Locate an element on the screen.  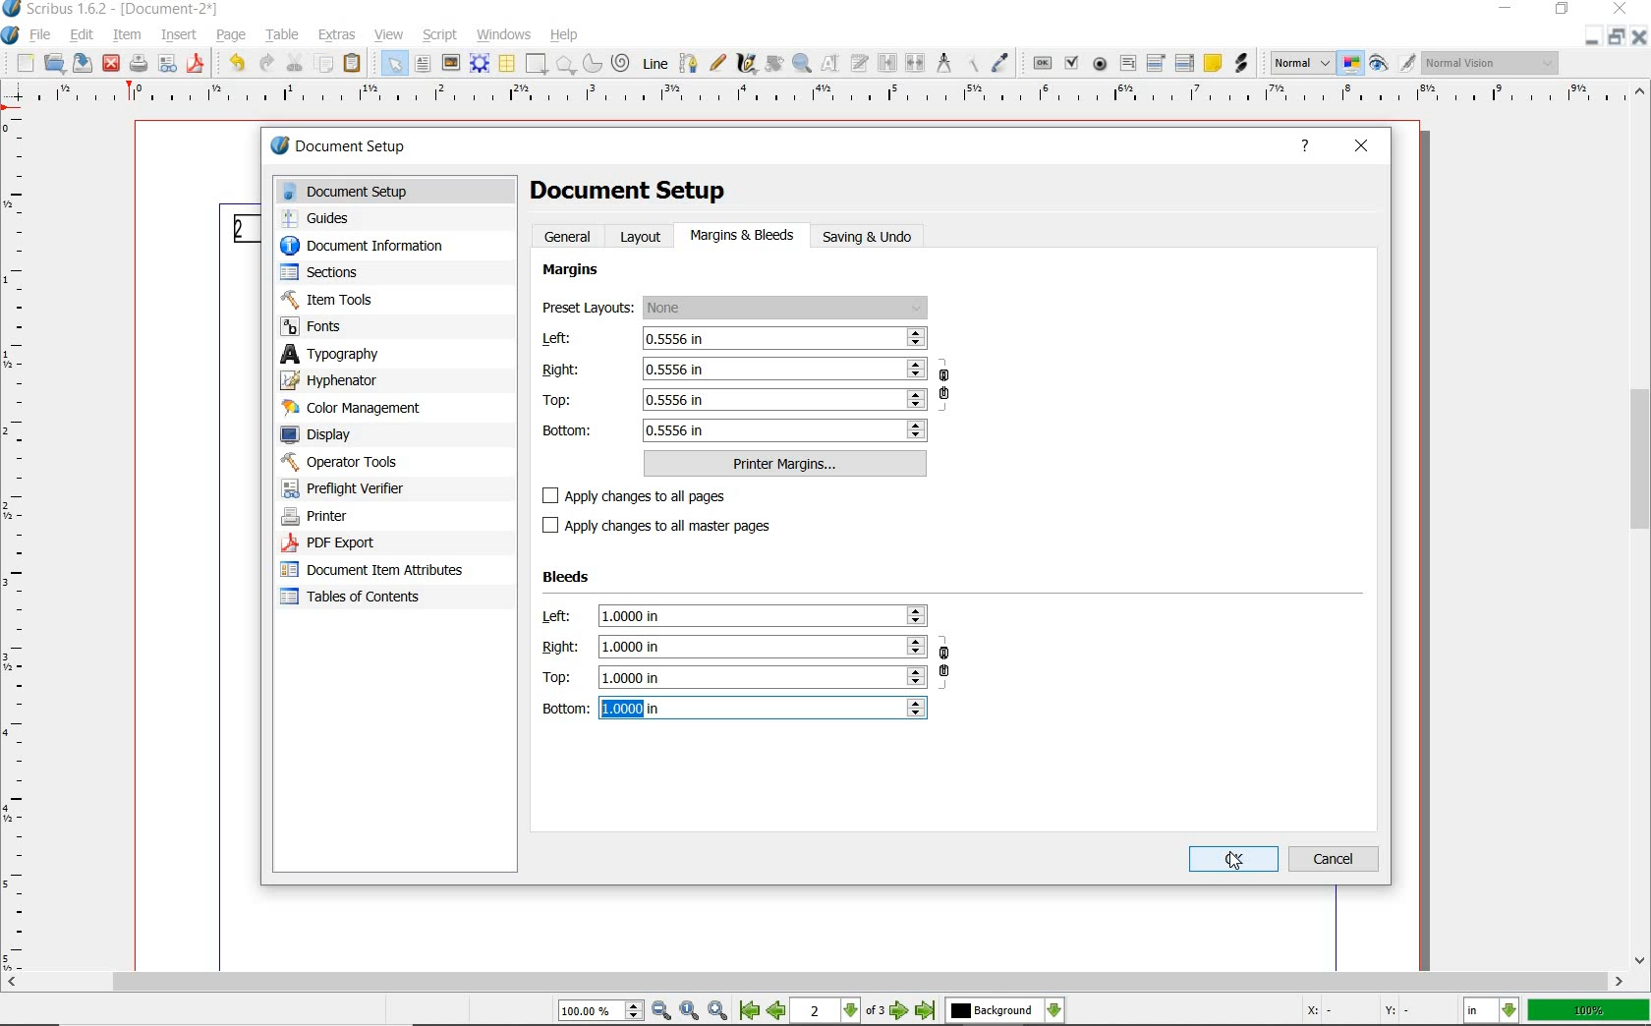
display is located at coordinates (325, 435).